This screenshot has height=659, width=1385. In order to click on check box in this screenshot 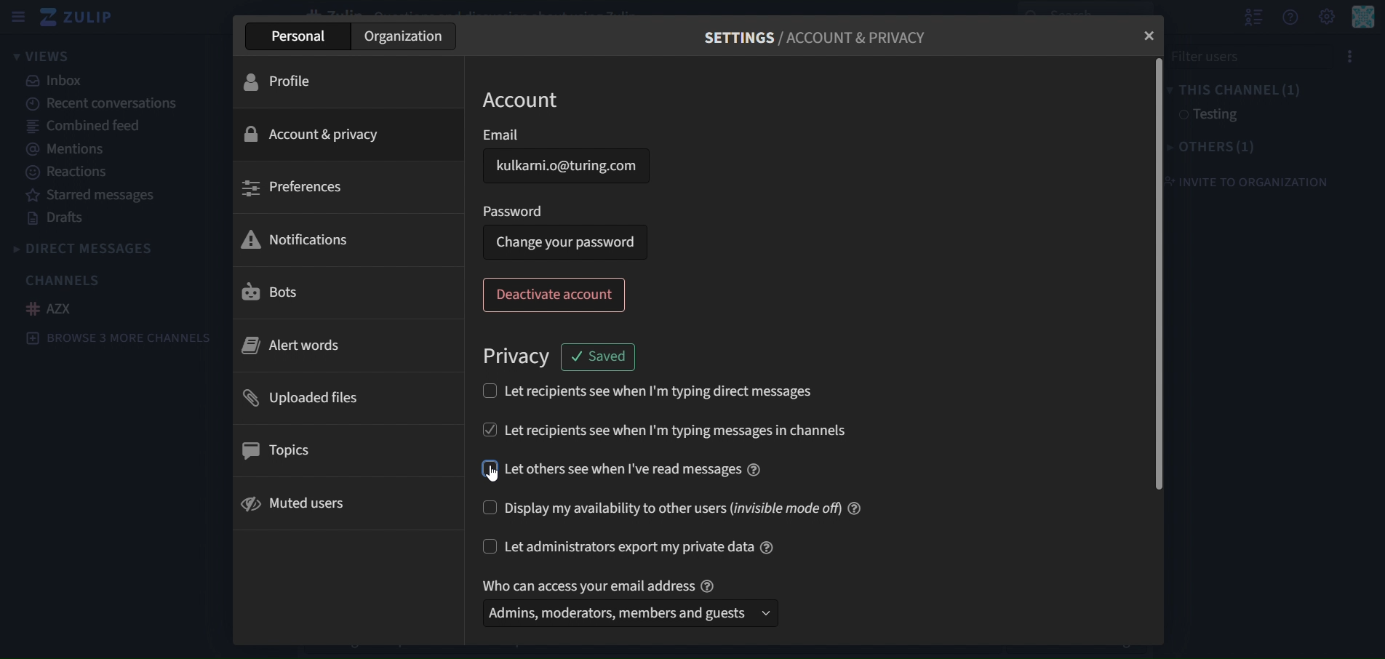, I will do `click(490, 546)`.